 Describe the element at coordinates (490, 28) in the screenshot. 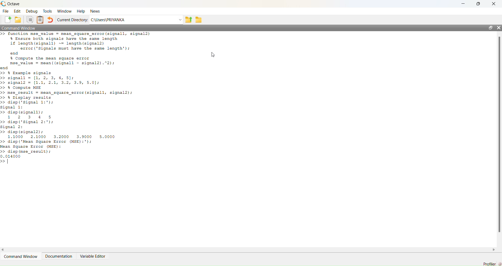

I see `open in separate window` at that location.